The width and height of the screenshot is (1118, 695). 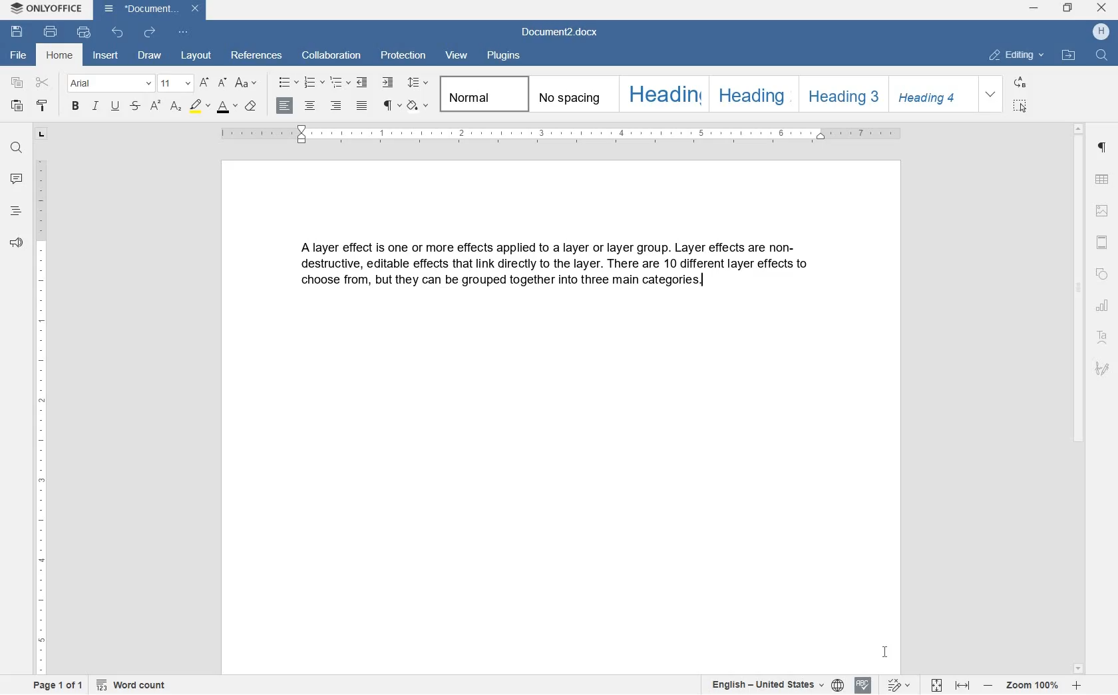 What do you see at coordinates (388, 83) in the screenshot?
I see `INCREASE INDENT` at bounding box center [388, 83].